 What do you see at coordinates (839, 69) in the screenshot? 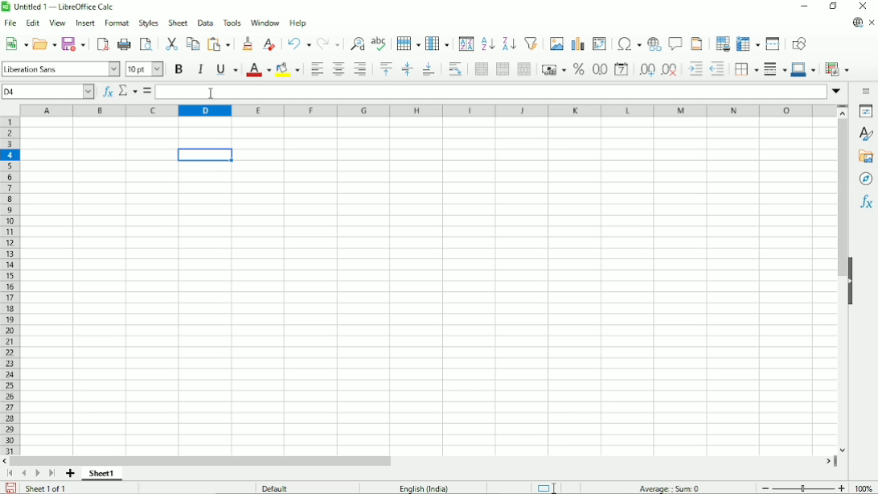
I see `Conditional` at bounding box center [839, 69].